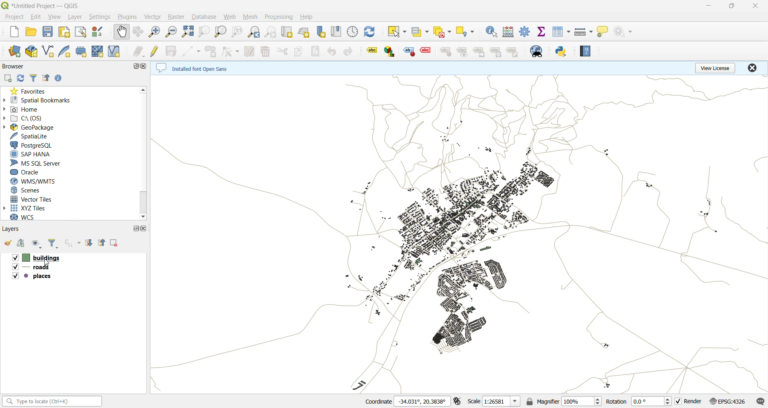  Describe the element at coordinates (204, 17) in the screenshot. I see `database` at that location.